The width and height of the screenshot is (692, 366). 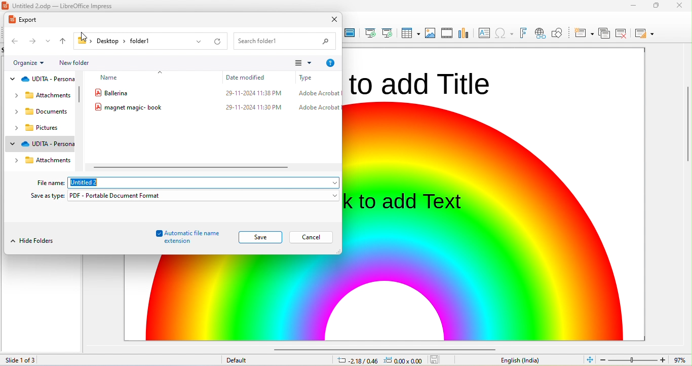 What do you see at coordinates (237, 360) in the screenshot?
I see `default` at bounding box center [237, 360].